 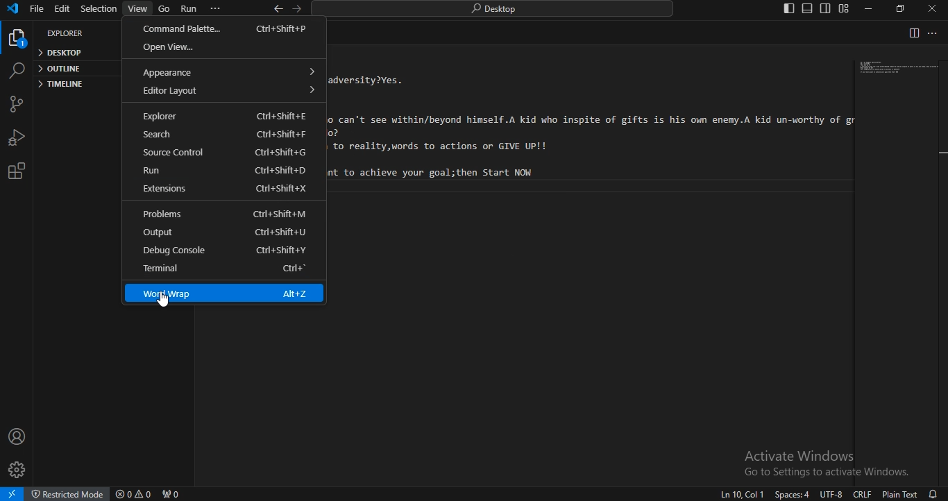 I want to click on no ports forwarded, so click(x=170, y=494).